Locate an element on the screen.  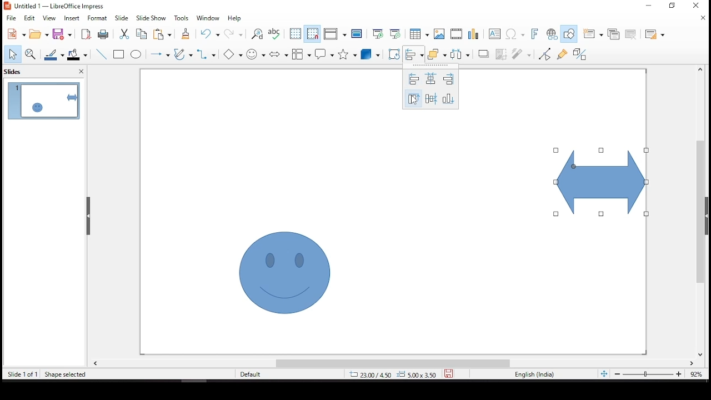
middle is located at coordinates (431, 98).